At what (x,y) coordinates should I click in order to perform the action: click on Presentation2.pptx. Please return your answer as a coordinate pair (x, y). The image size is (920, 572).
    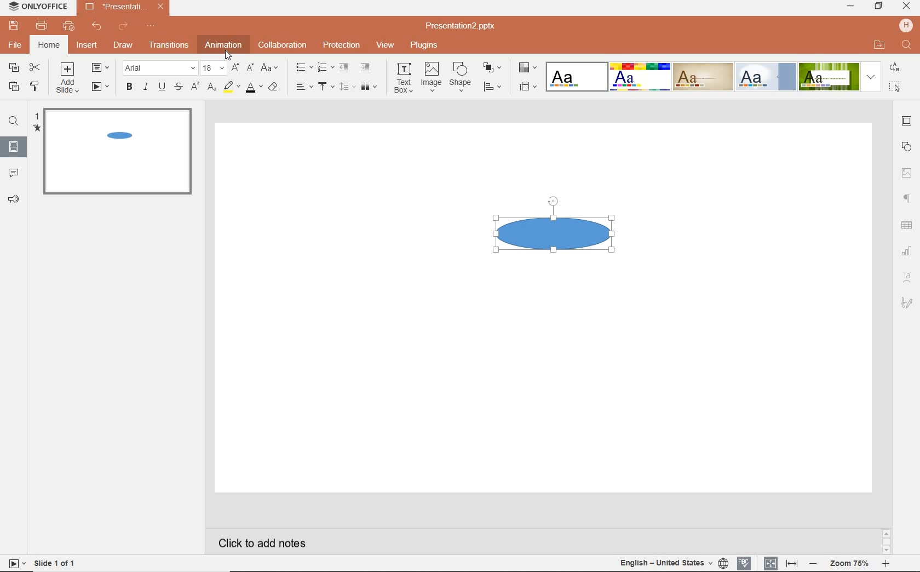
    Looking at the image, I should click on (467, 26).